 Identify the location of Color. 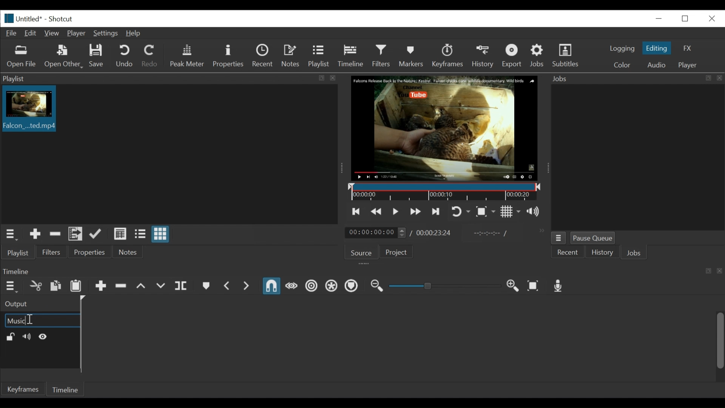
(620, 65).